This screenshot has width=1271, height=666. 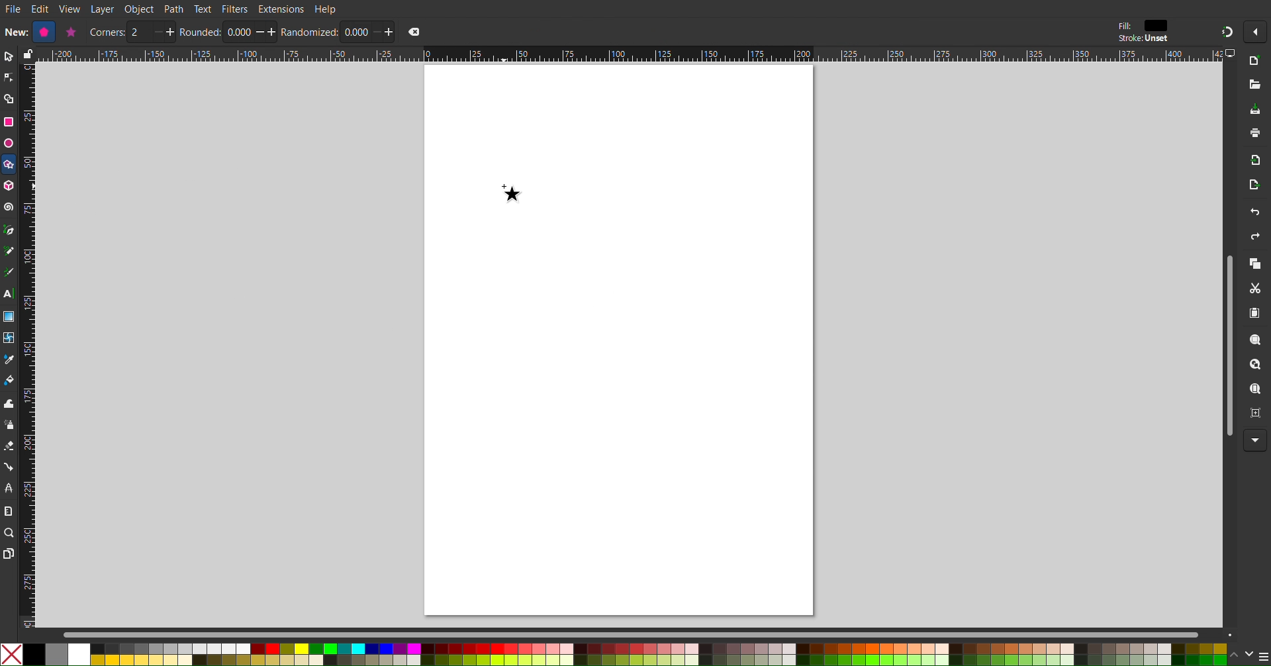 What do you see at coordinates (8, 555) in the screenshot?
I see `Pages` at bounding box center [8, 555].